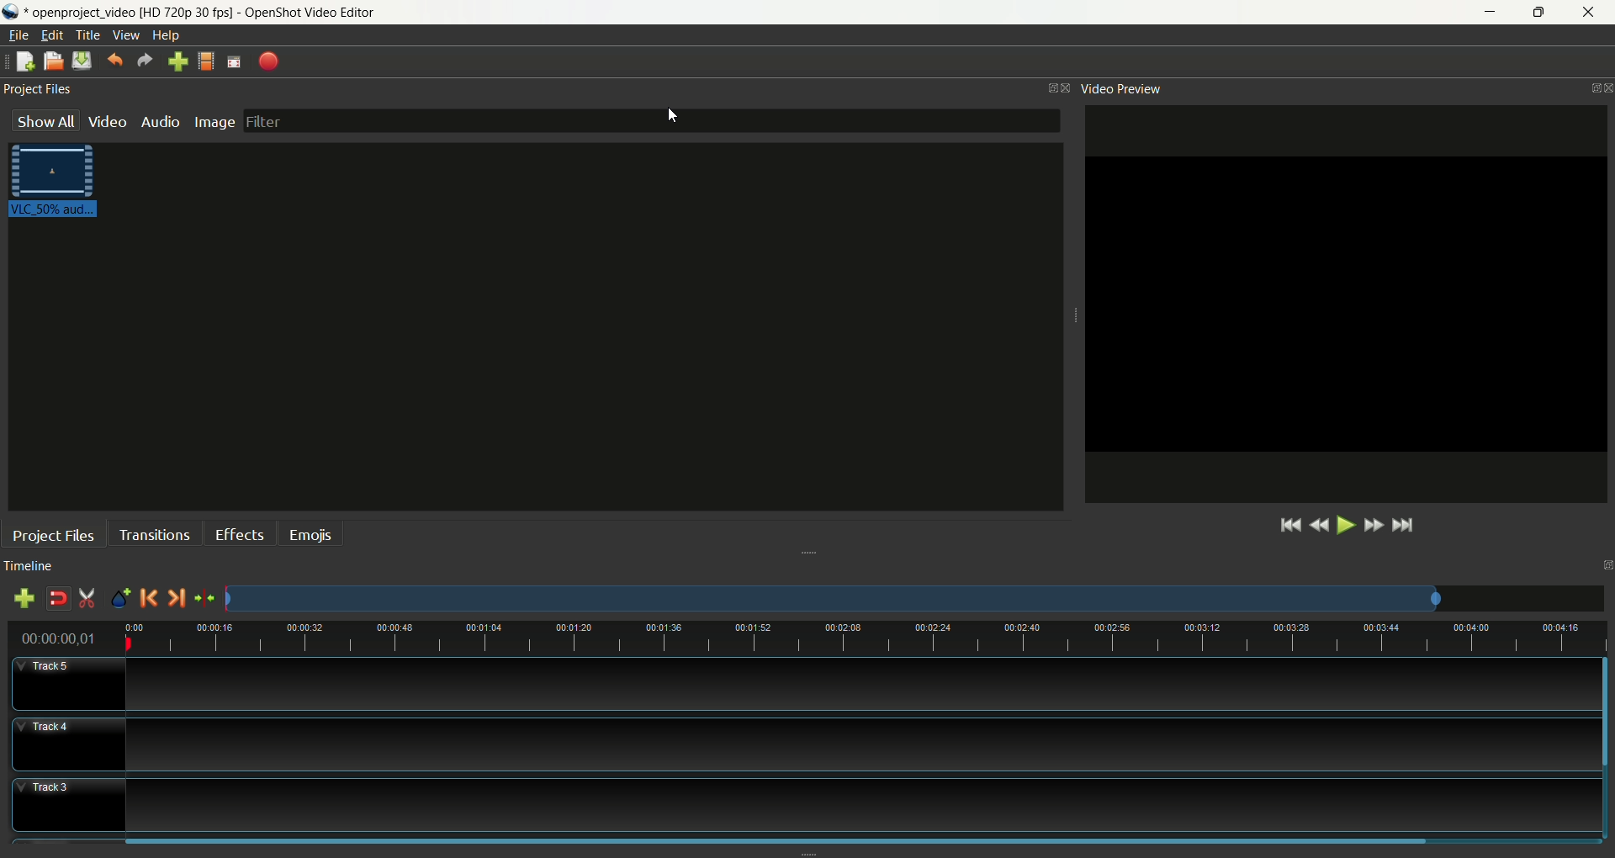 The width and height of the screenshot is (1615, 858). I want to click on cursor, so click(670, 115).